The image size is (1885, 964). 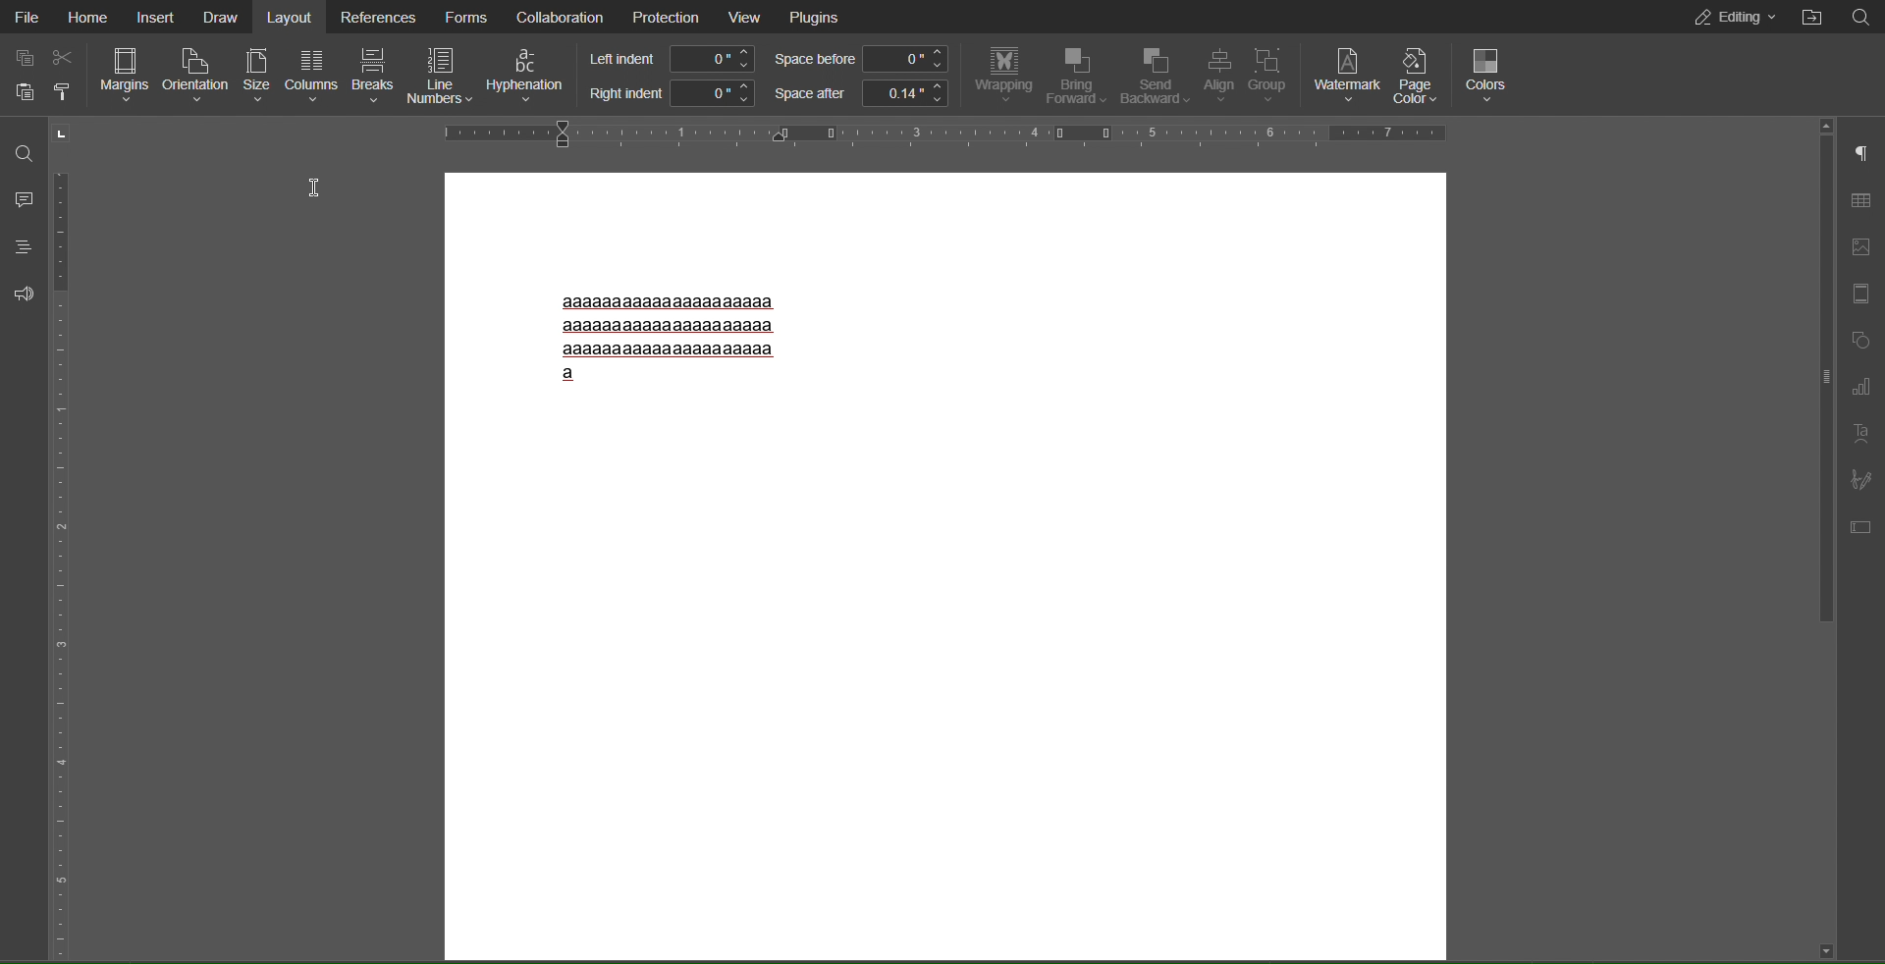 I want to click on paste, so click(x=22, y=96).